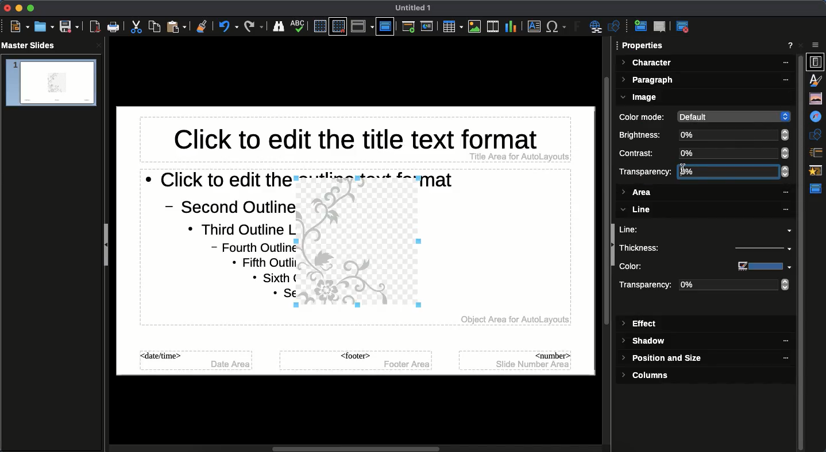 The height and width of the screenshot is (452, 826). What do you see at coordinates (647, 286) in the screenshot?
I see `Transparency` at bounding box center [647, 286].